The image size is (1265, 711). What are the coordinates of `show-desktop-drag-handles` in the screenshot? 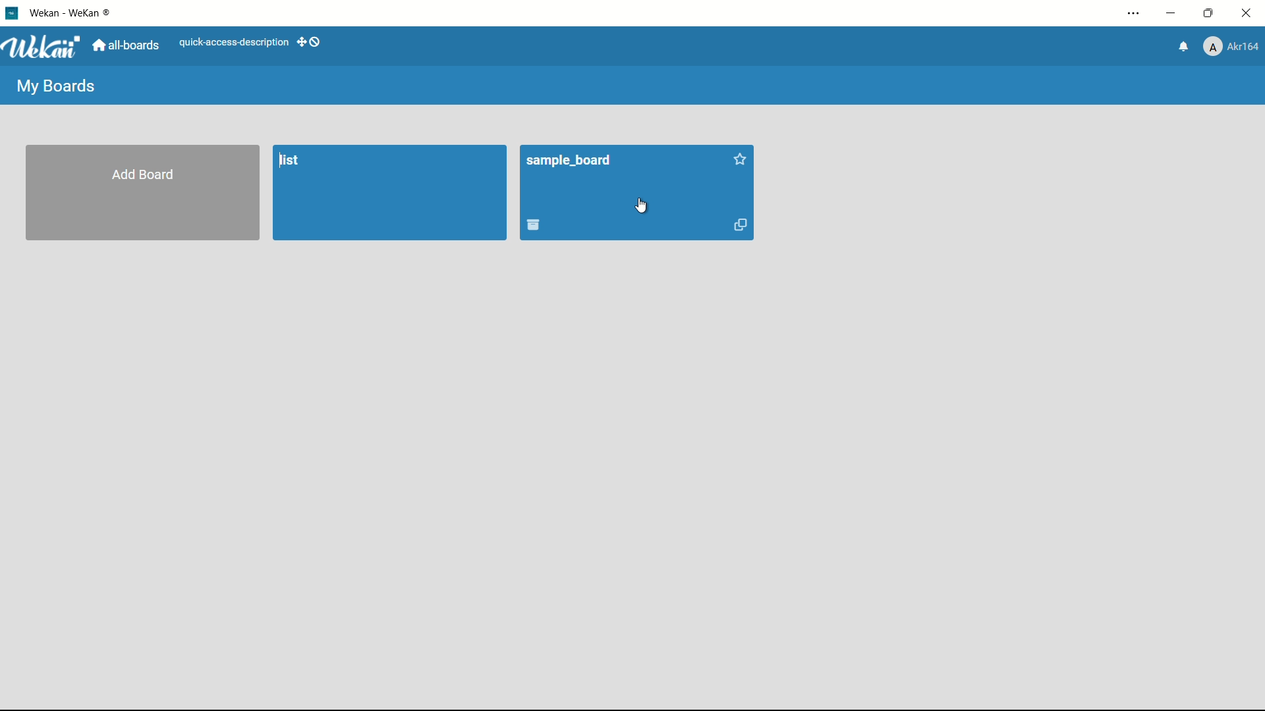 It's located at (310, 43).